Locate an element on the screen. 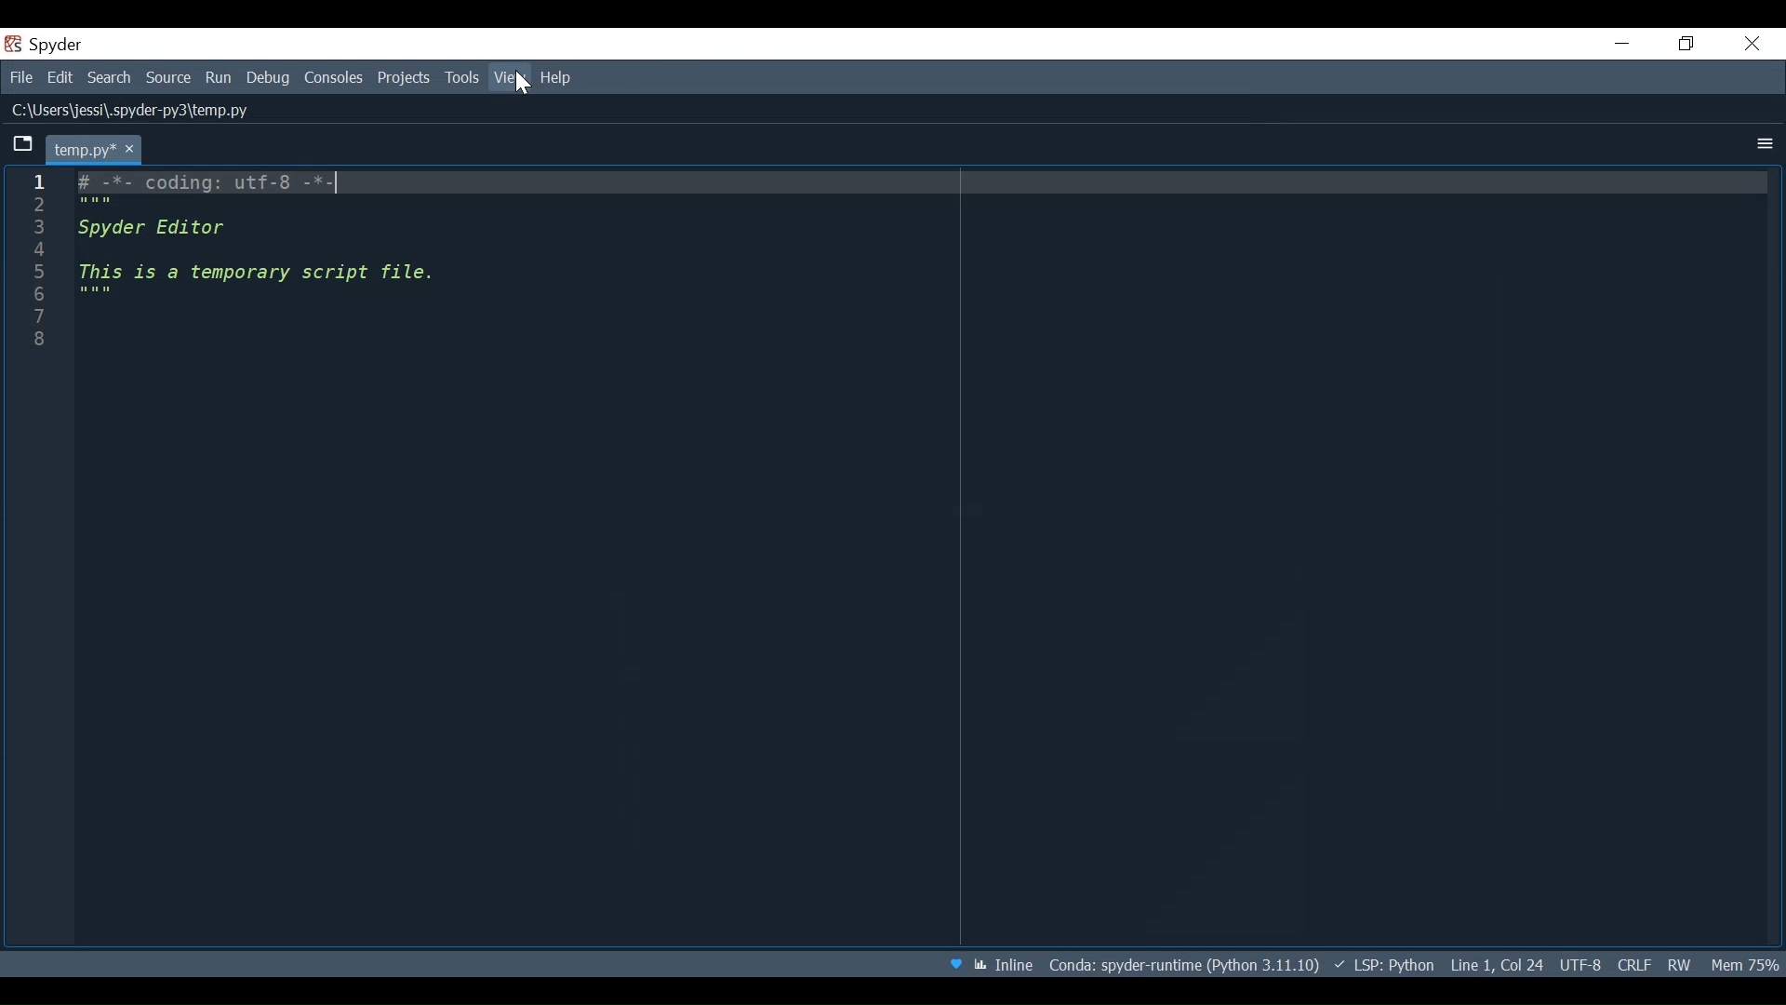  Help Spyder is located at coordinates (957, 964).